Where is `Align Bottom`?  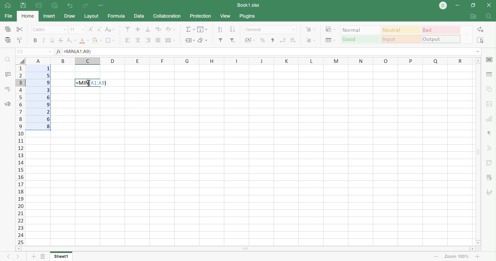
Align Bottom is located at coordinates (148, 29).